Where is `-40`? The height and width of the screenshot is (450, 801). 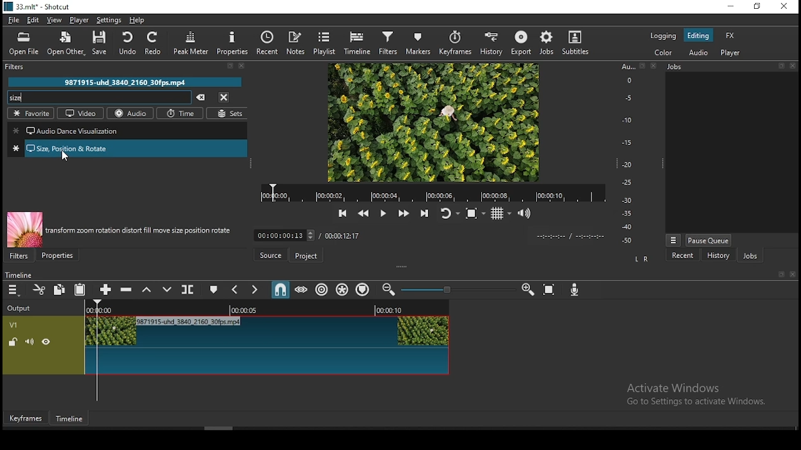
-40 is located at coordinates (628, 226).